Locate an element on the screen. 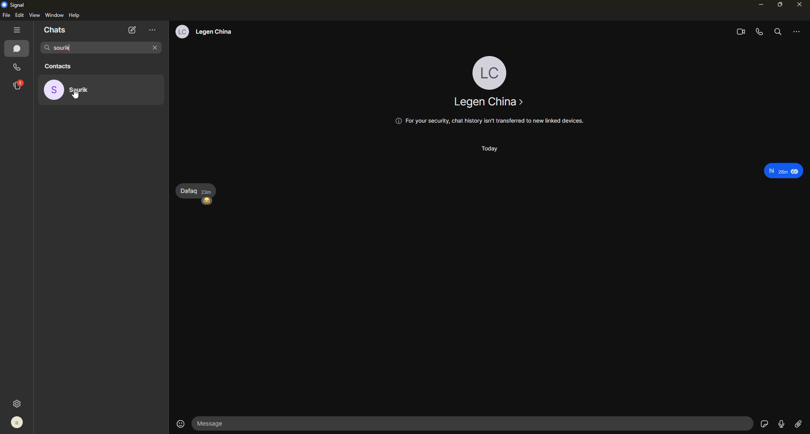  searched contact - sourik is located at coordinates (79, 91).